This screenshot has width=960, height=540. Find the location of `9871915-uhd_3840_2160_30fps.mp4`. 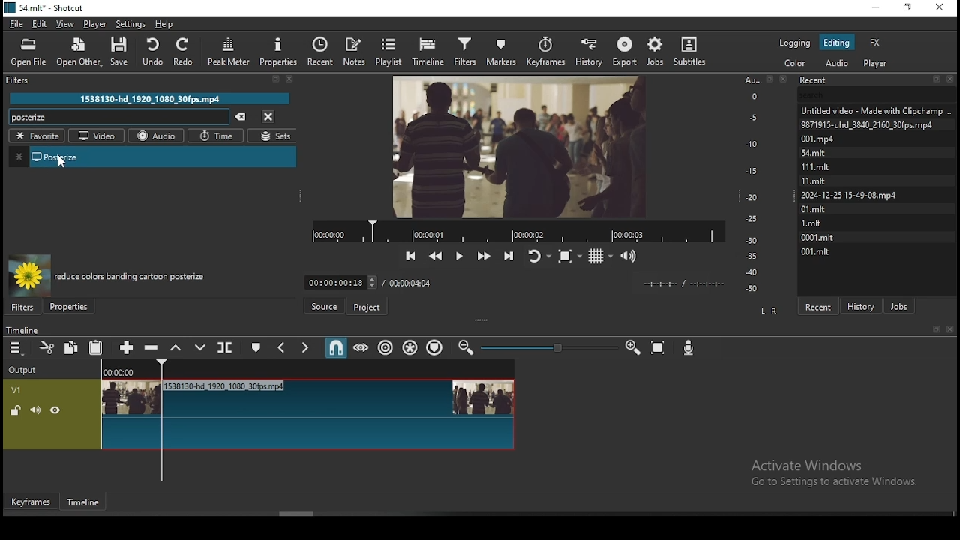

9871915-uhd_3840_2160_30fps.mp4 is located at coordinates (871, 125).